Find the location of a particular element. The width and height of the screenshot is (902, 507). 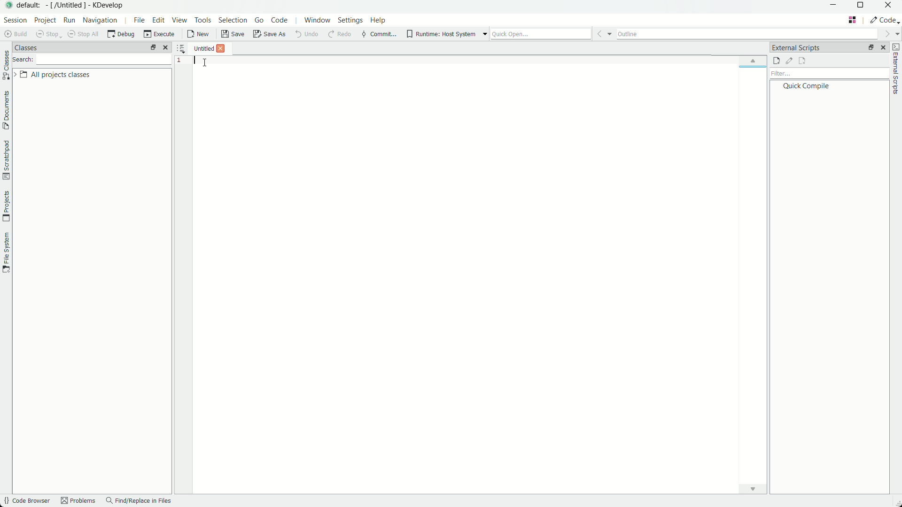

Problems is located at coordinates (79, 502).